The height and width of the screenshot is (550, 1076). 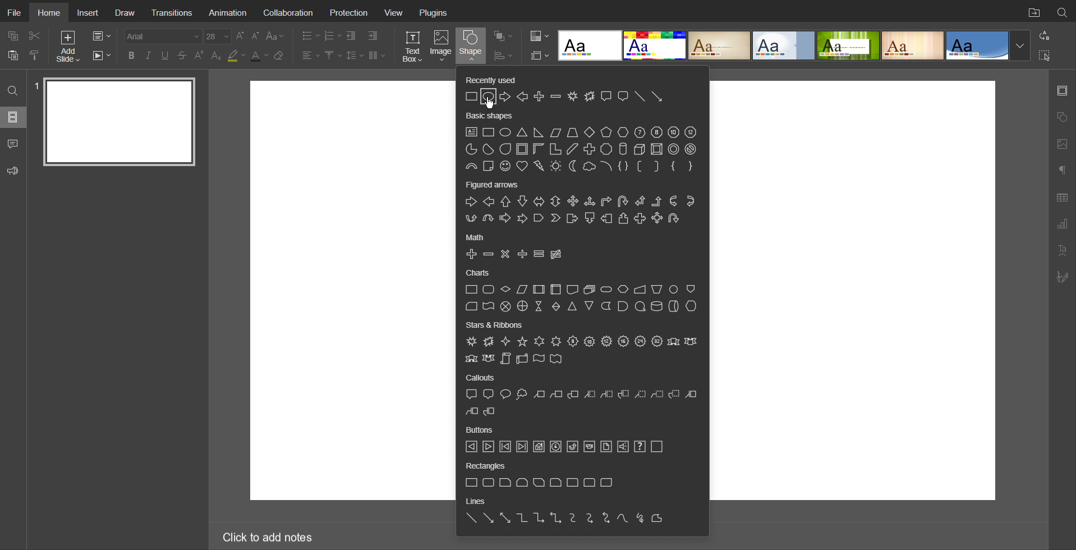 I want to click on Strikethrough, so click(x=182, y=56).